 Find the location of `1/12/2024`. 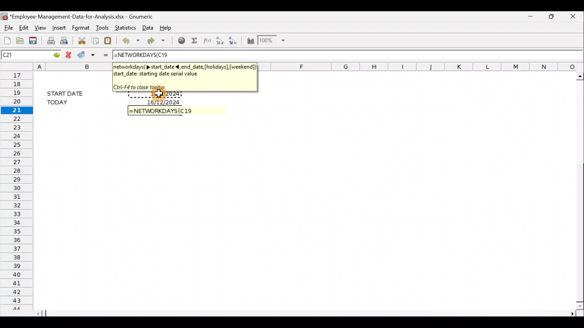

1/12/2024 is located at coordinates (165, 95).